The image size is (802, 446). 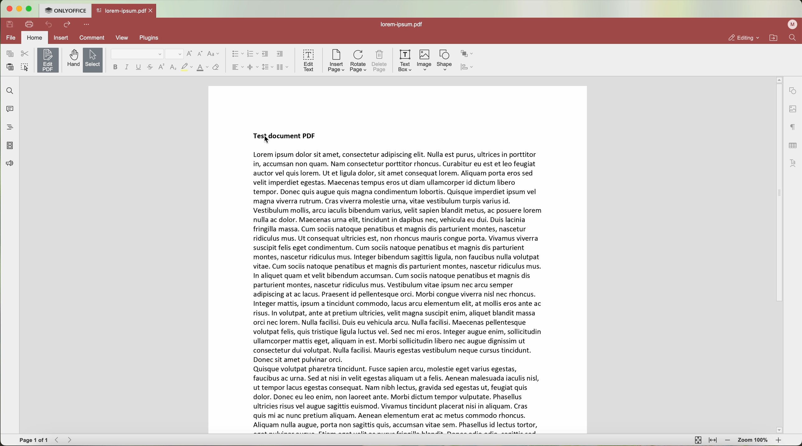 I want to click on open file, so click(x=124, y=11).